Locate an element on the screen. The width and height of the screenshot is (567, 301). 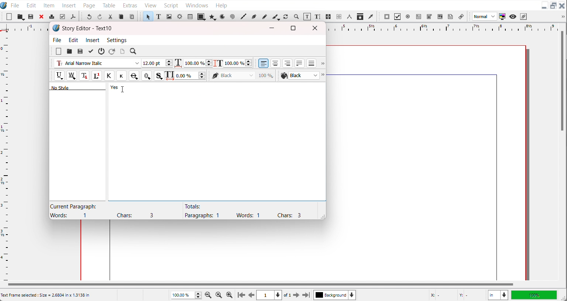
Remove underline is located at coordinates (71, 76).